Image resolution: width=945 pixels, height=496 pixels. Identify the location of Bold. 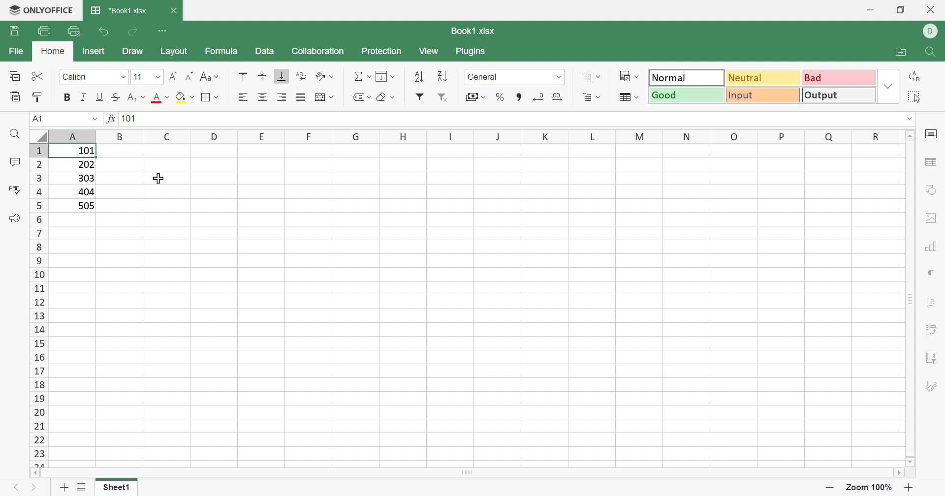
(66, 97).